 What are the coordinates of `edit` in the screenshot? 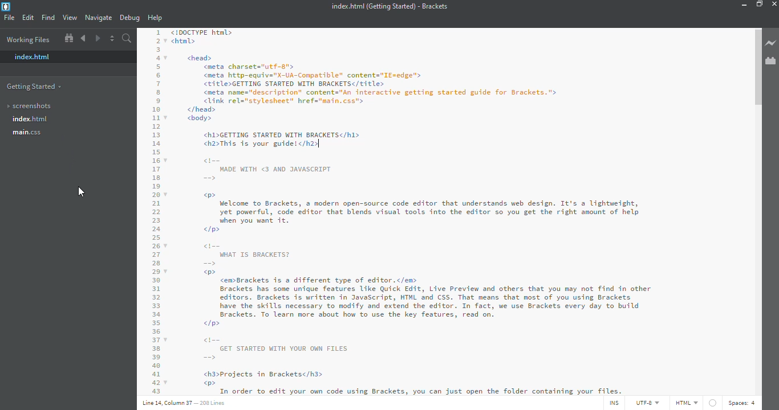 It's located at (27, 17).